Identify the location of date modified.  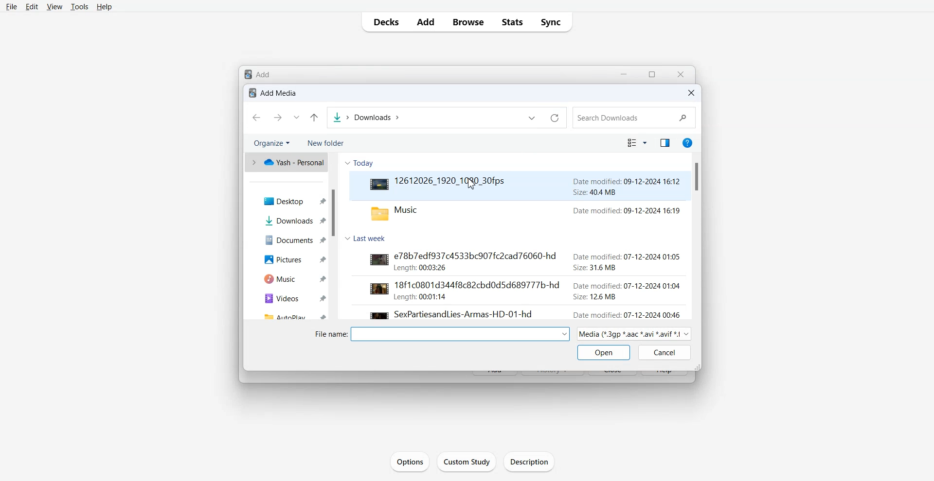
(629, 314).